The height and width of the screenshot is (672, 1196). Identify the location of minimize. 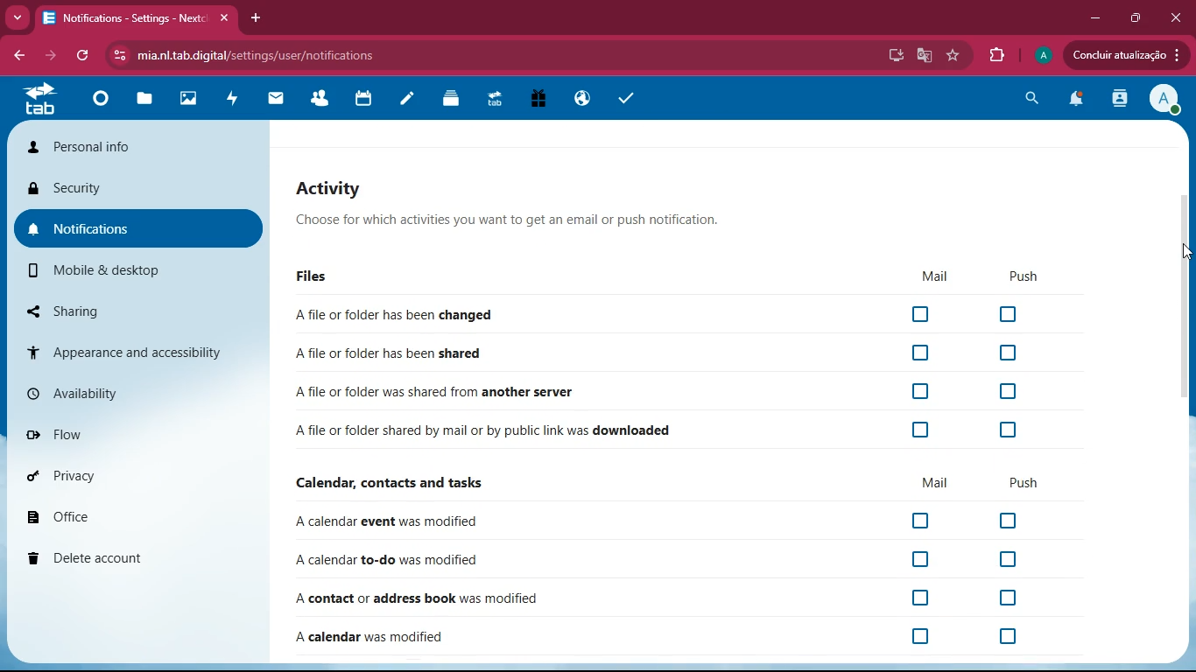
(1096, 17).